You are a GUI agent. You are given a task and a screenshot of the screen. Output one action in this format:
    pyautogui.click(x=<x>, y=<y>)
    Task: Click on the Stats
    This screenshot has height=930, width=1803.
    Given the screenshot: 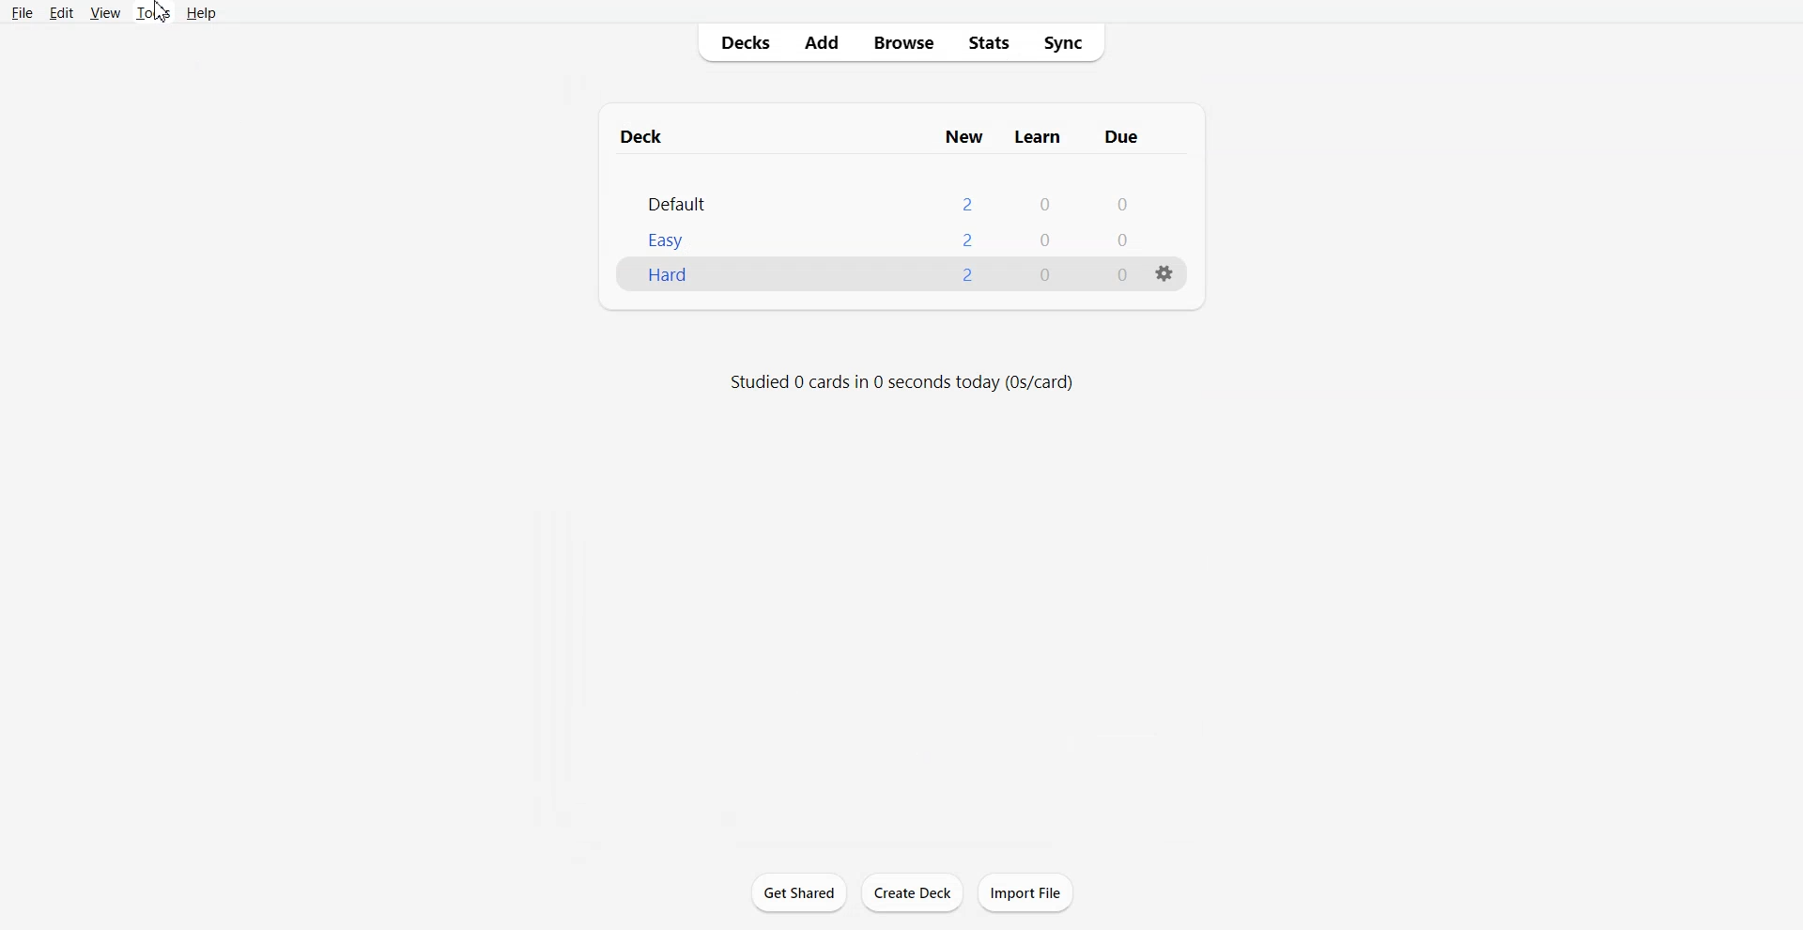 What is the action you would take?
    pyautogui.click(x=989, y=43)
    